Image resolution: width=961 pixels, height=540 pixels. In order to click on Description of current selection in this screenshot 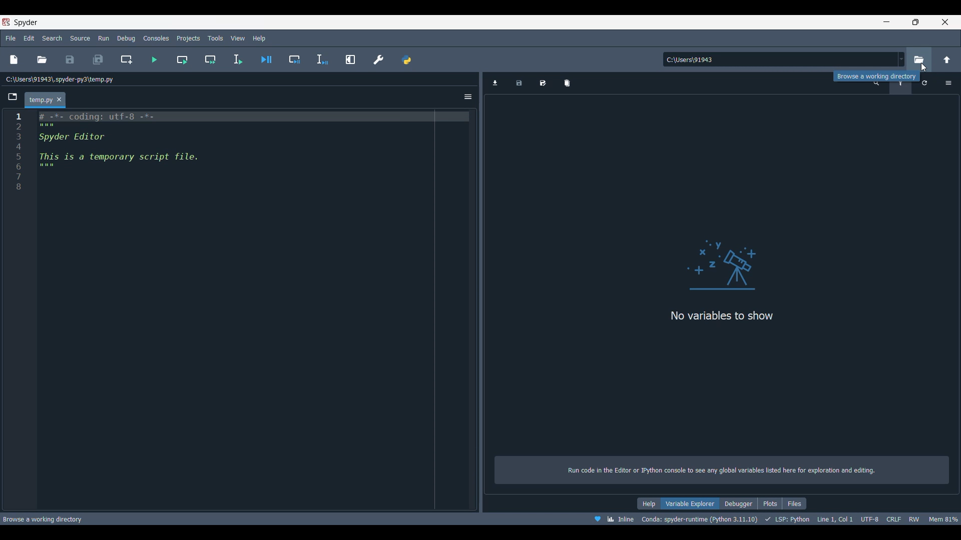, I will do `click(877, 76)`.